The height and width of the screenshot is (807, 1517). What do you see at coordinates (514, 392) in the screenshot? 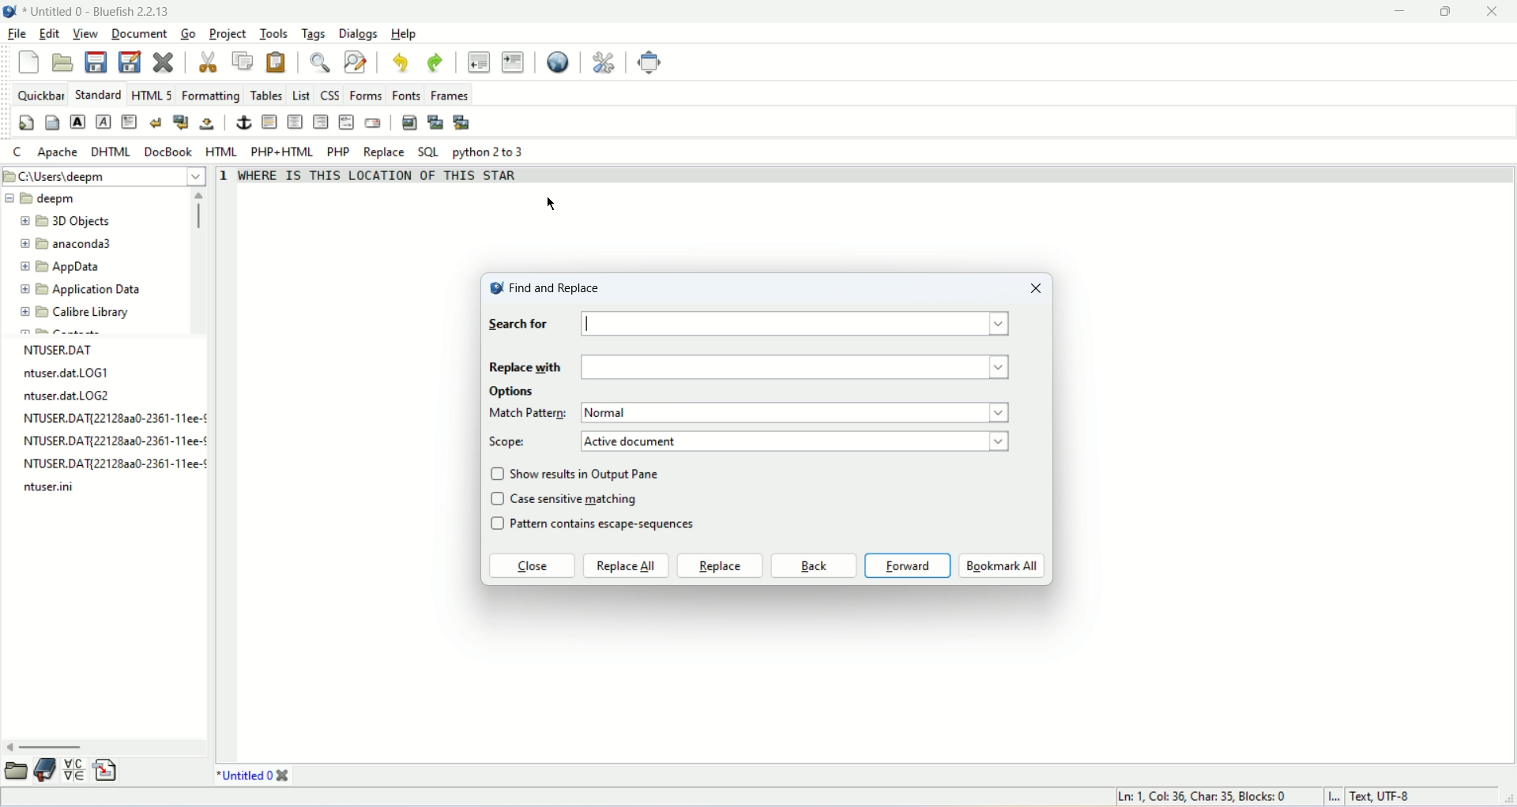
I see `Options` at bounding box center [514, 392].